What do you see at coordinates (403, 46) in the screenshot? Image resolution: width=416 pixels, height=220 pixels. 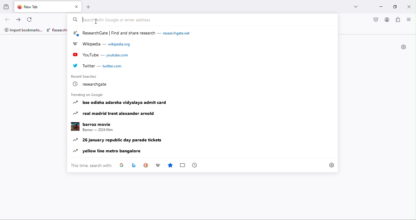 I see `settings` at bounding box center [403, 46].